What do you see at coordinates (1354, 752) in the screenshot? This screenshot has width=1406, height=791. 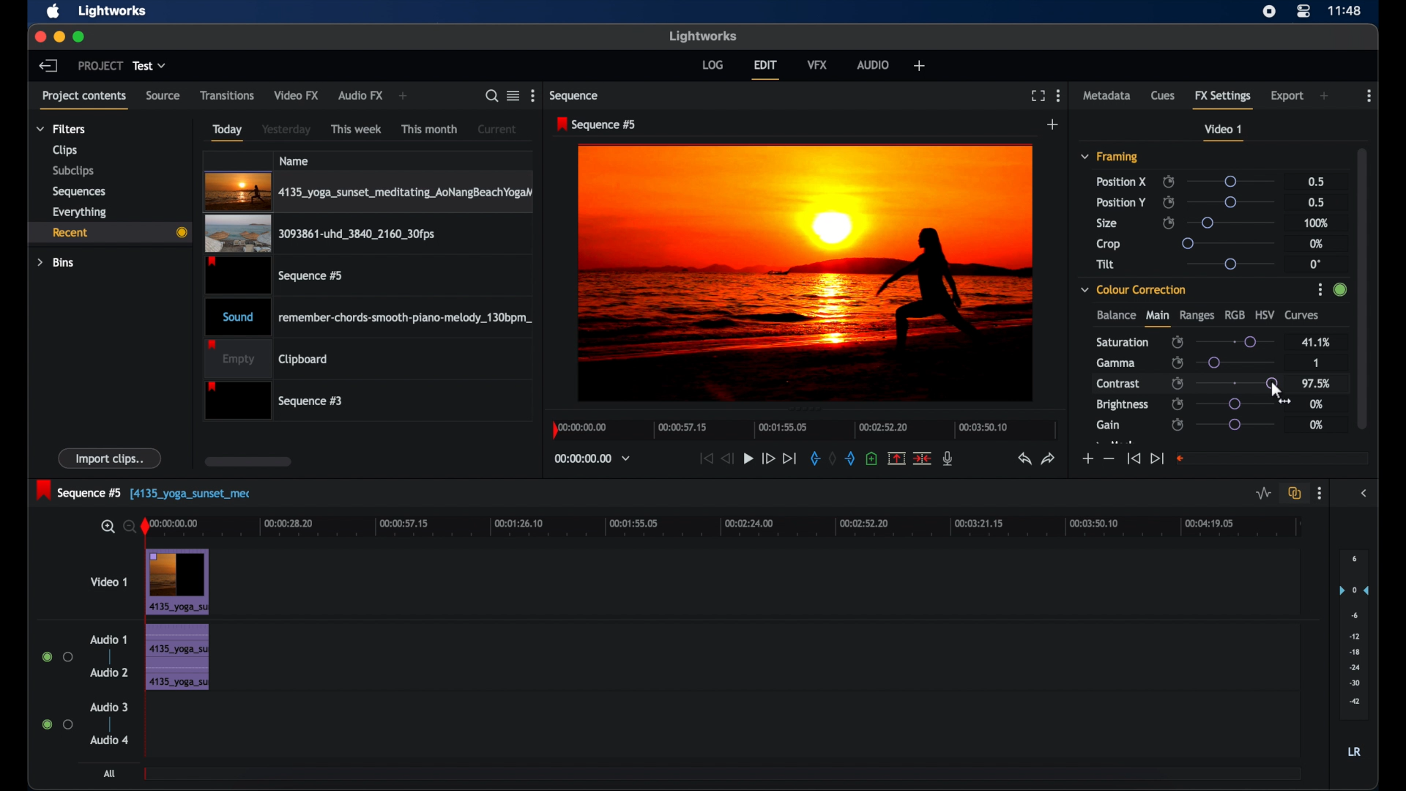 I see `LR` at bounding box center [1354, 752].